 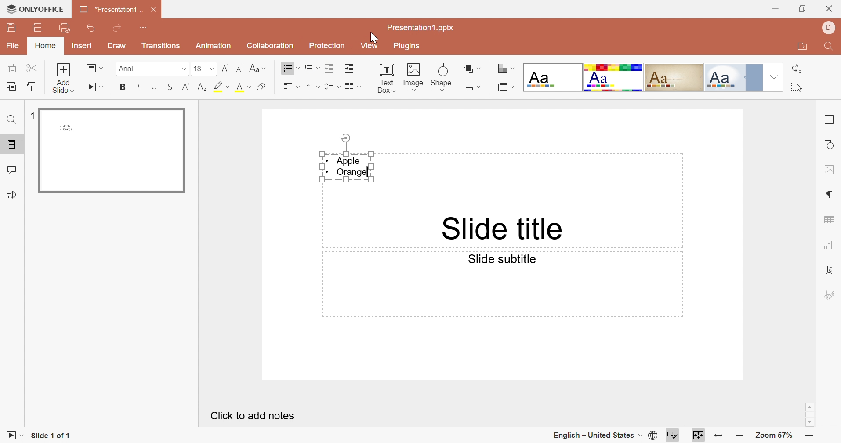 I want to click on Start slideshow, so click(x=95, y=87).